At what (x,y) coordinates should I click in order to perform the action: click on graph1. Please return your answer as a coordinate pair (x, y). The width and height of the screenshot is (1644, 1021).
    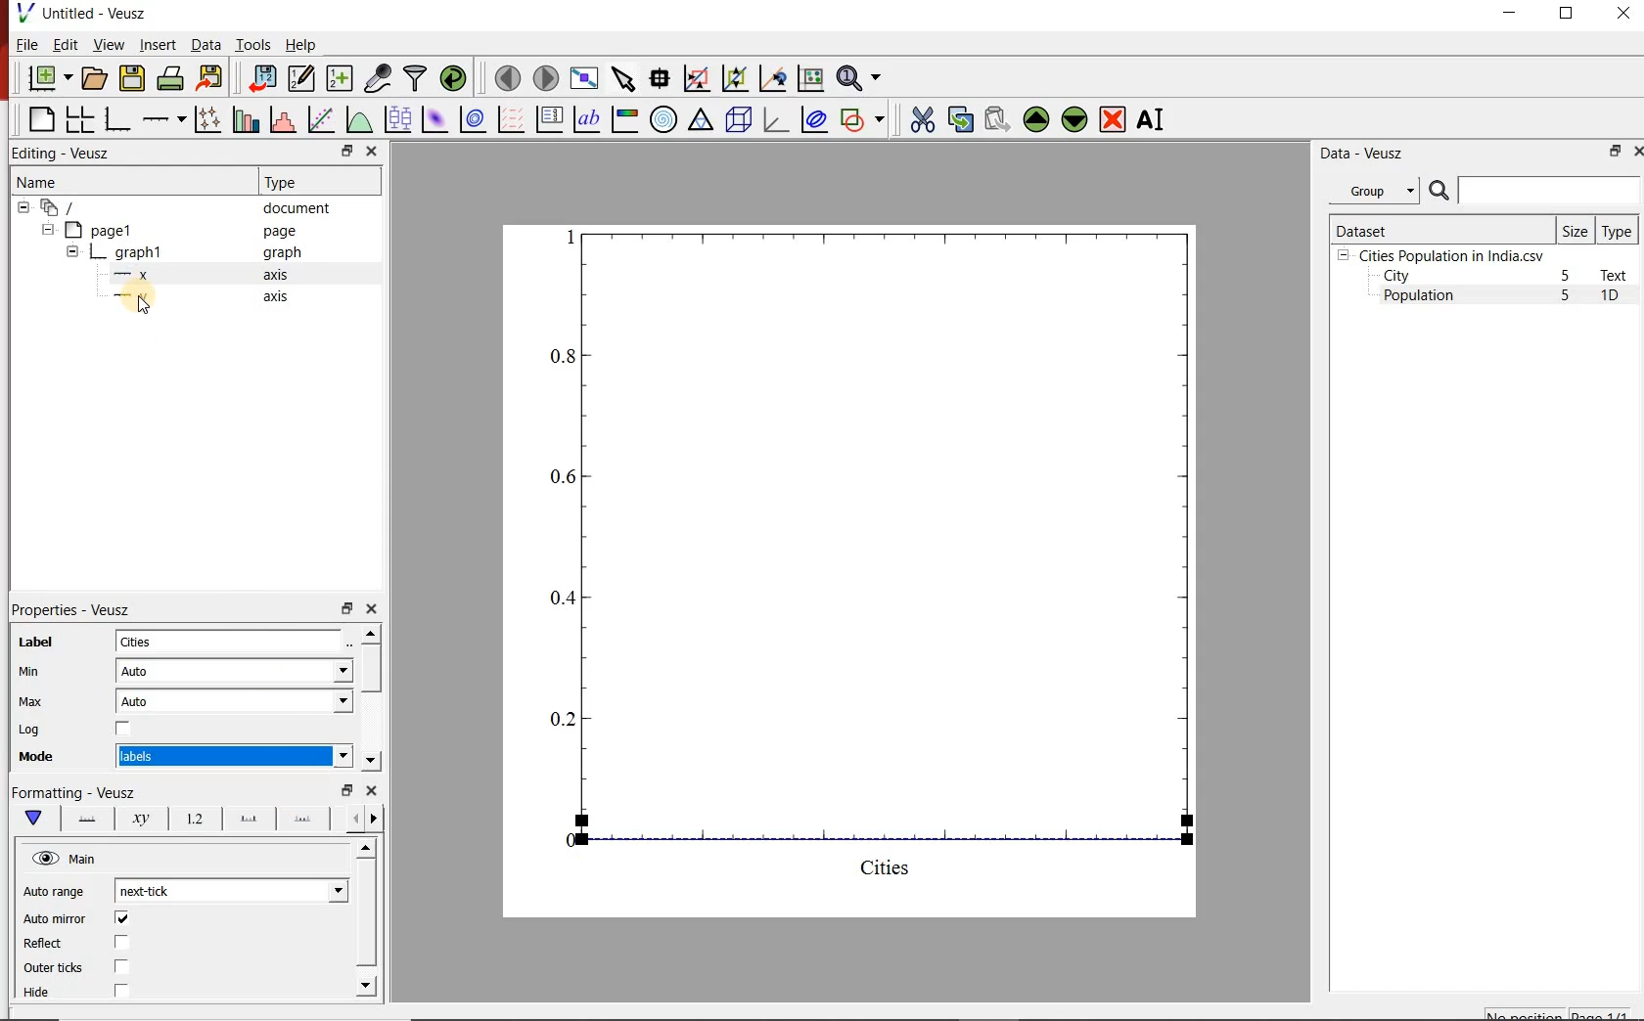
    Looking at the image, I should click on (187, 252).